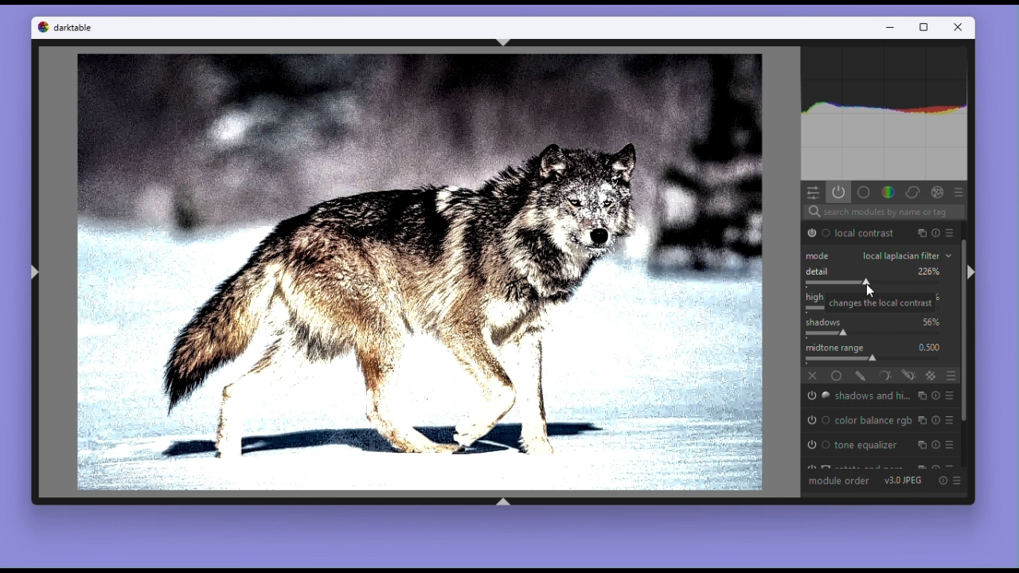 This screenshot has height=573, width=1019. What do you see at coordinates (970, 272) in the screenshot?
I see `shift+ctrl+r` at bounding box center [970, 272].